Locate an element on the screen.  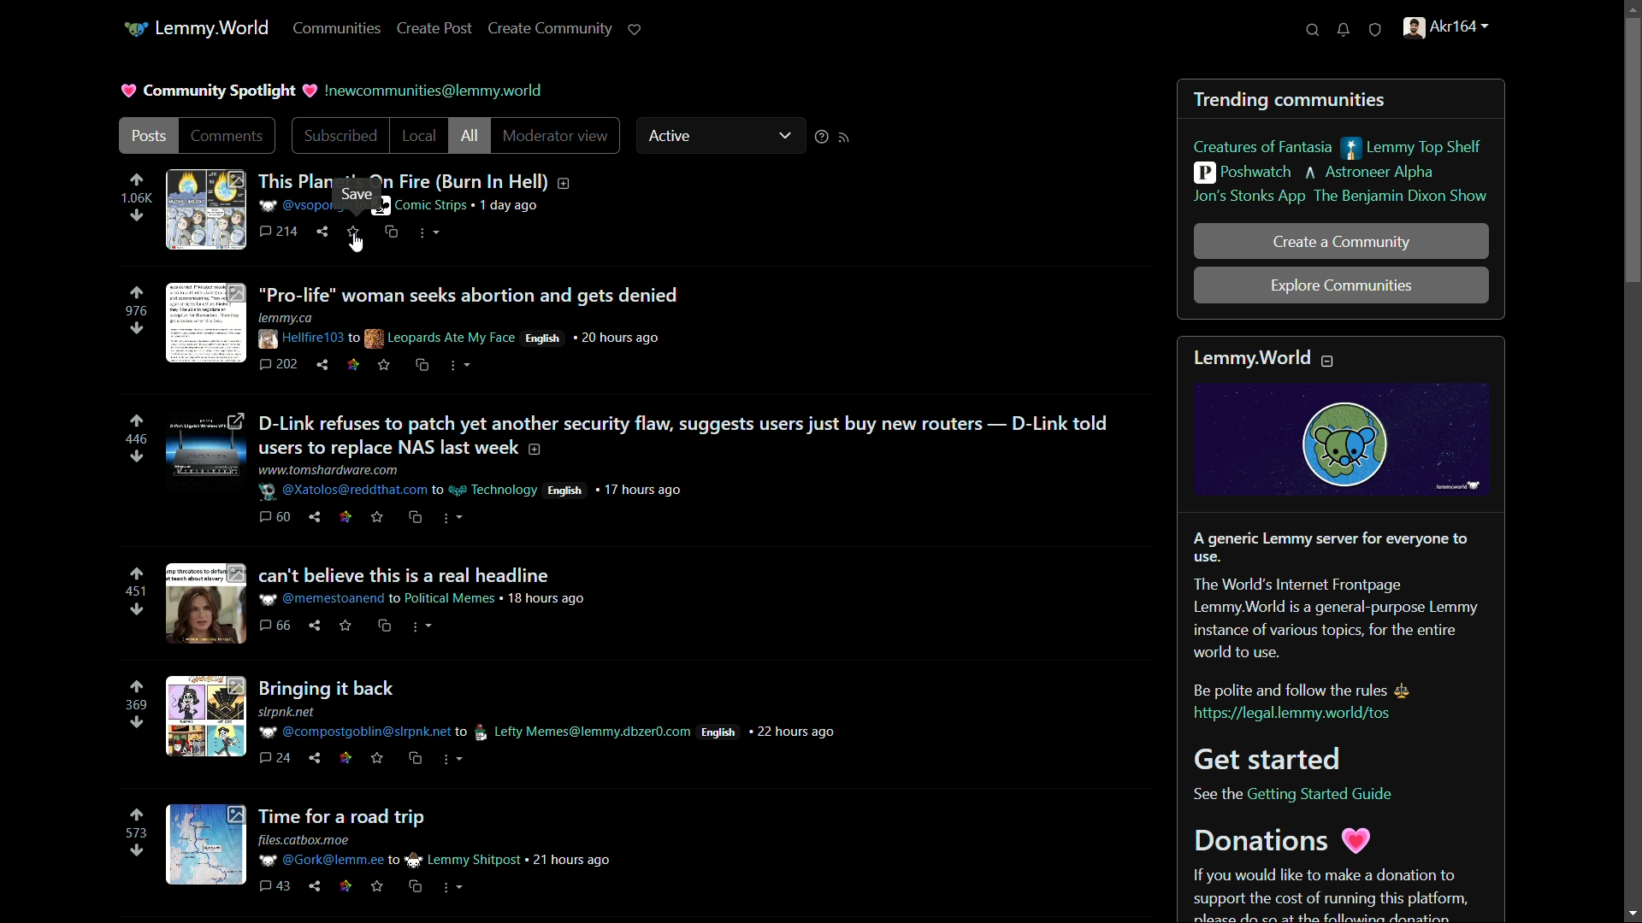
post-5 is located at coordinates (499, 721).